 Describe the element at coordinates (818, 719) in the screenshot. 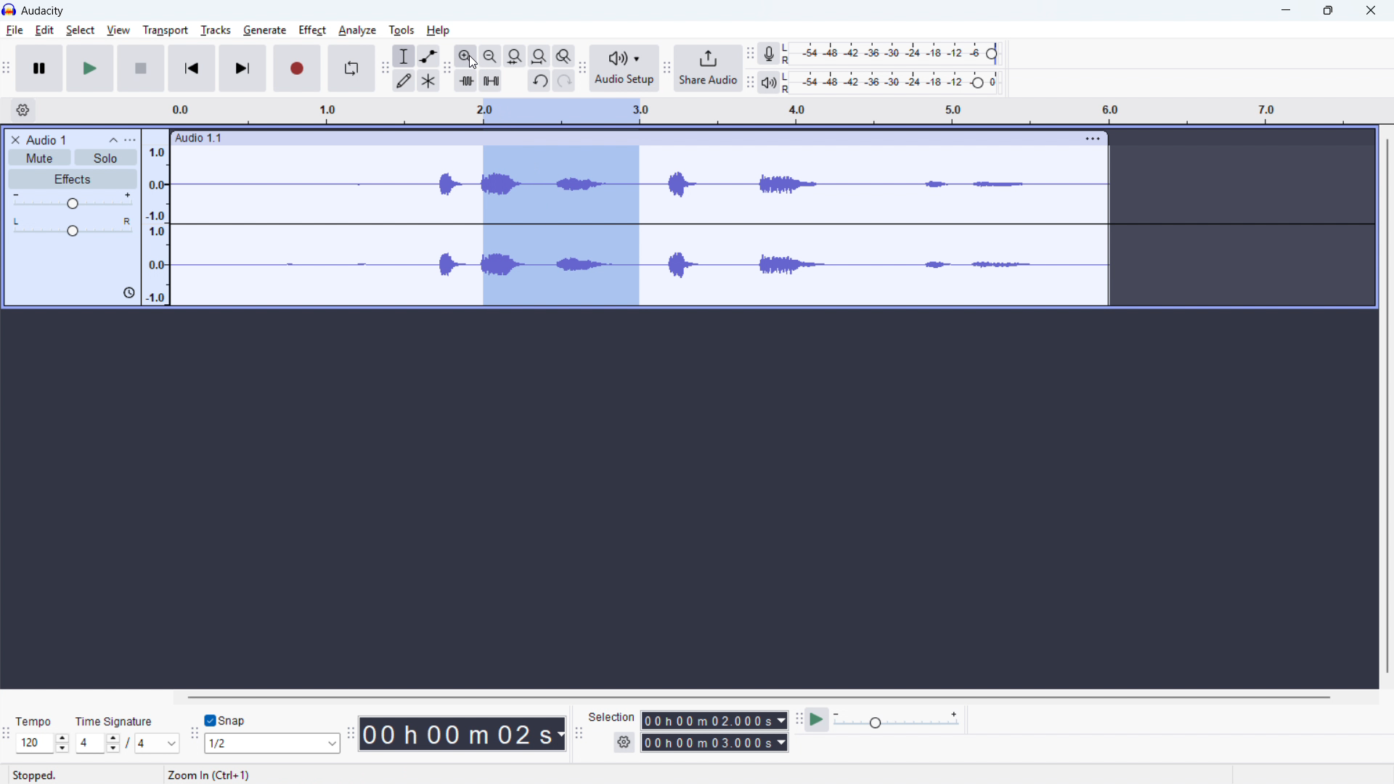

I see `Play at speed ` at that location.